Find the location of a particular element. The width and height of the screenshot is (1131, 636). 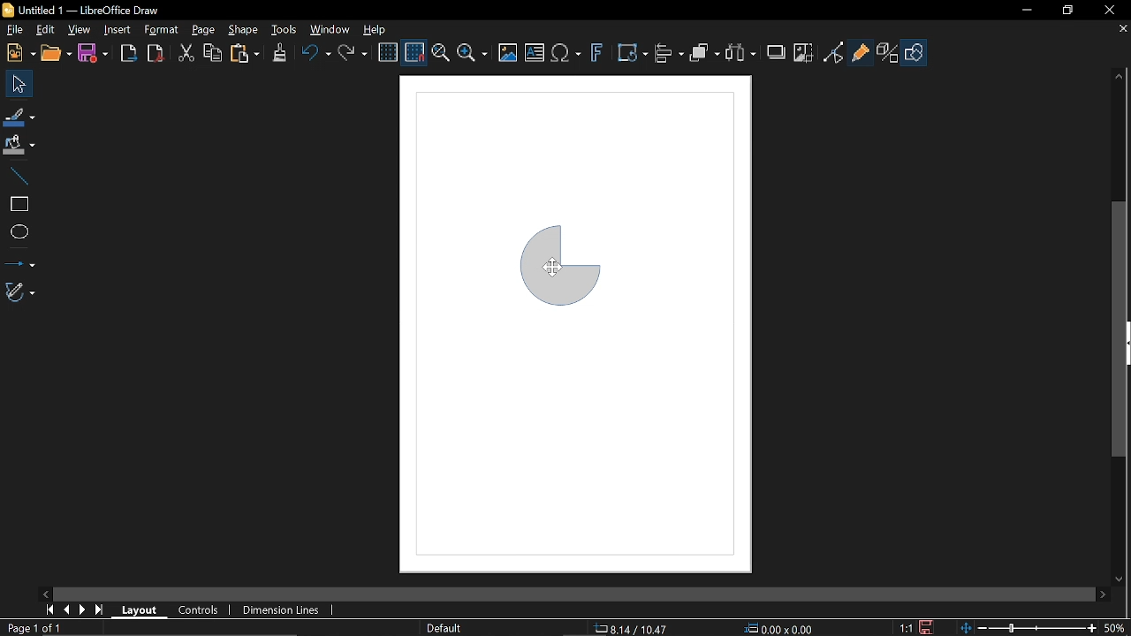

Controls is located at coordinates (197, 609).